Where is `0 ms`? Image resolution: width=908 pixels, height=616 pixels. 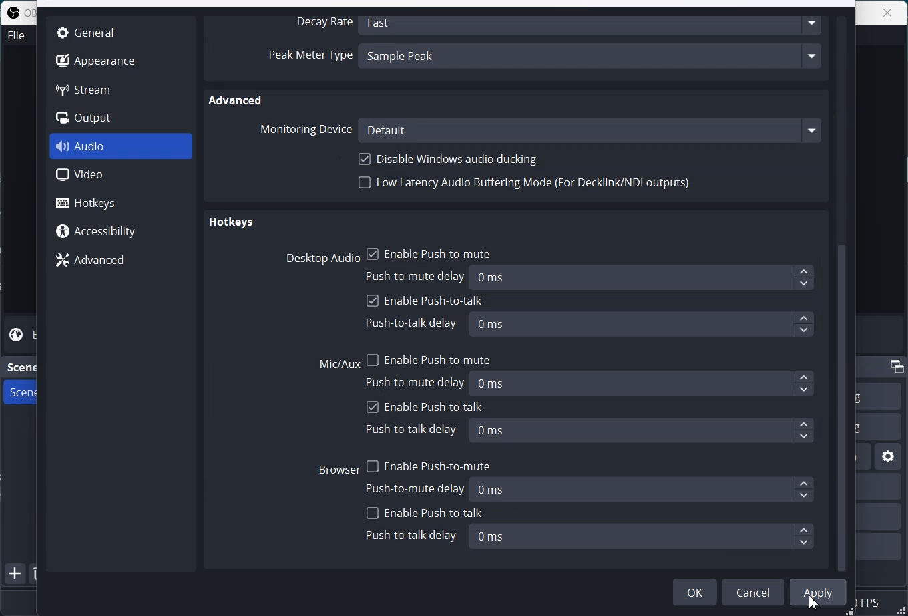 0 ms is located at coordinates (642, 324).